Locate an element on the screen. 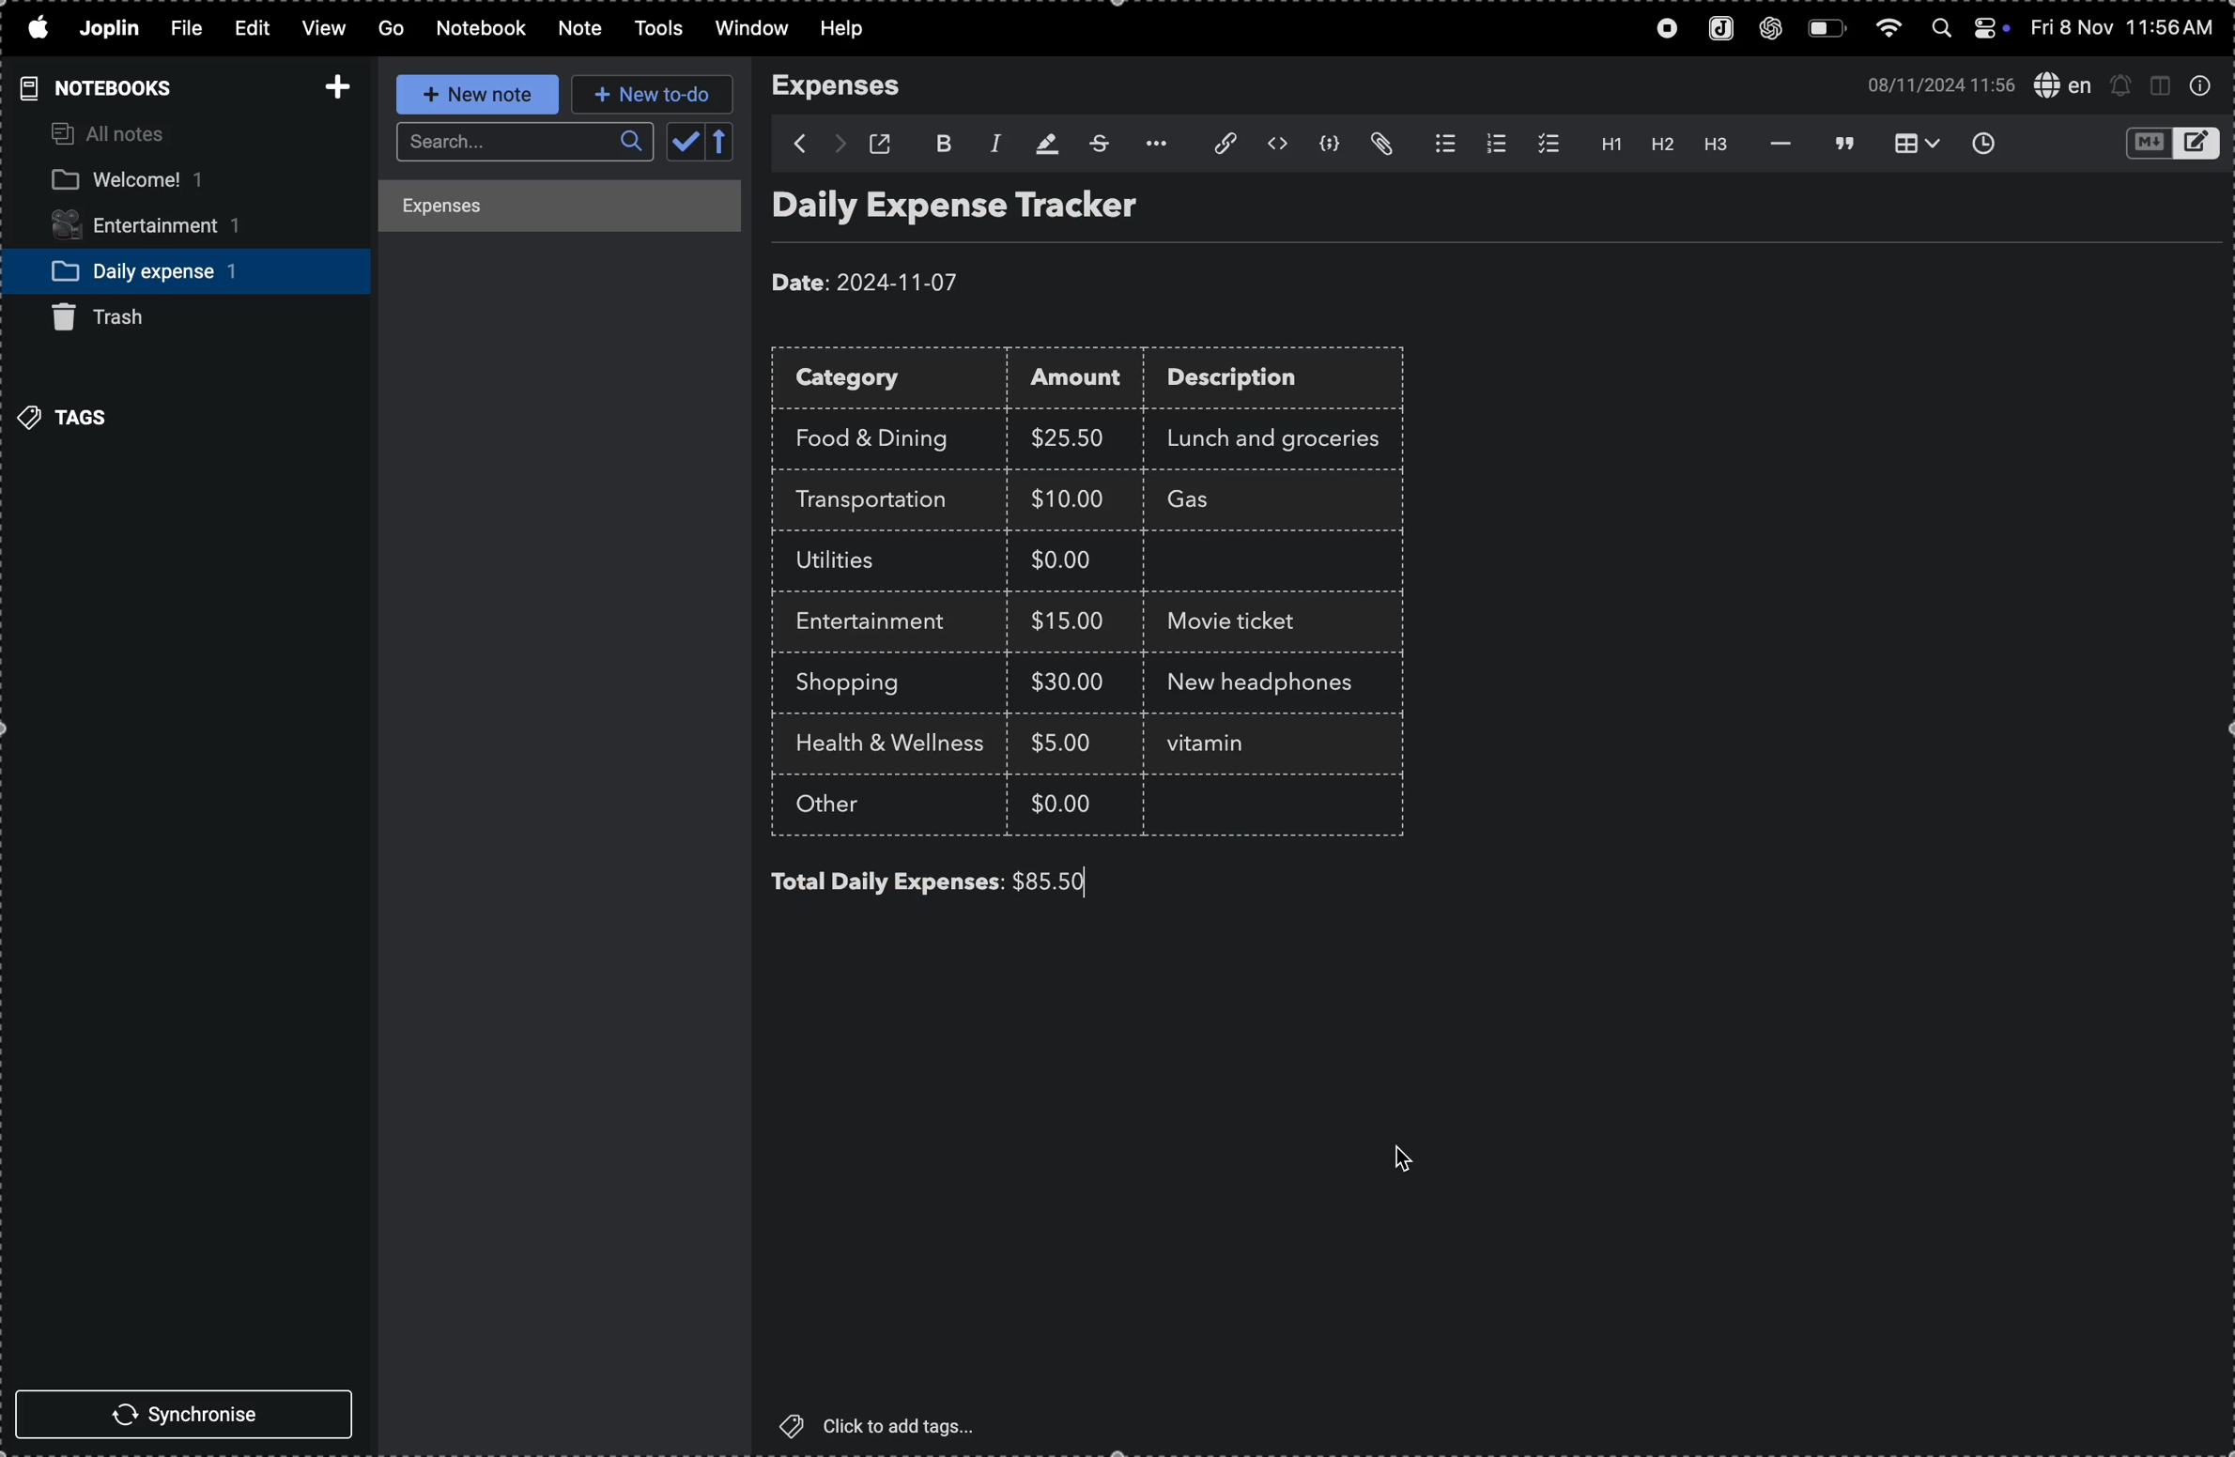  spell check is located at coordinates (2061, 84).